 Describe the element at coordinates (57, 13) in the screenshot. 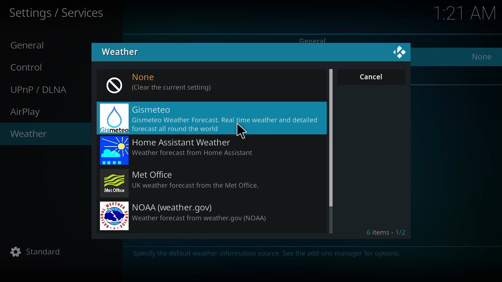

I see `settings` at that location.